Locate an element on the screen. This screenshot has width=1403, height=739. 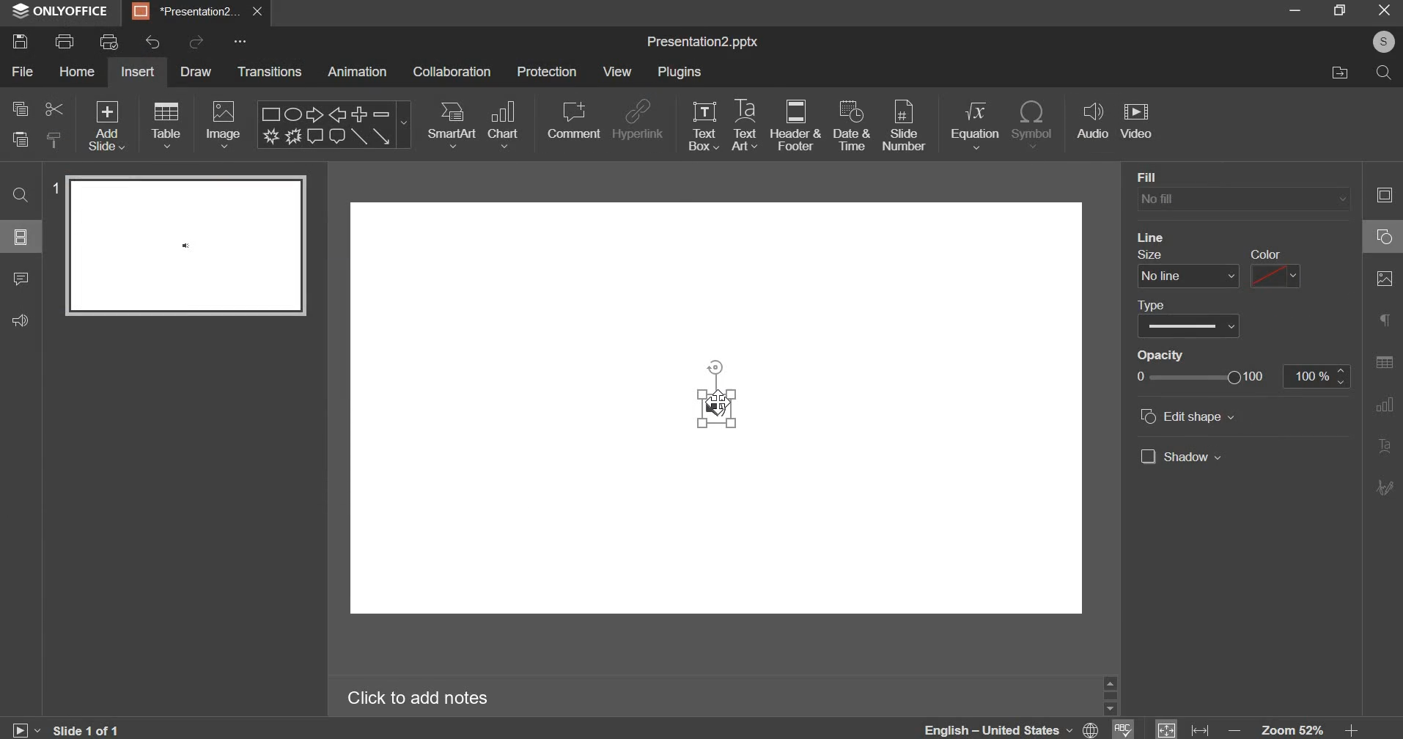
text art settings is located at coordinates (1382, 445).